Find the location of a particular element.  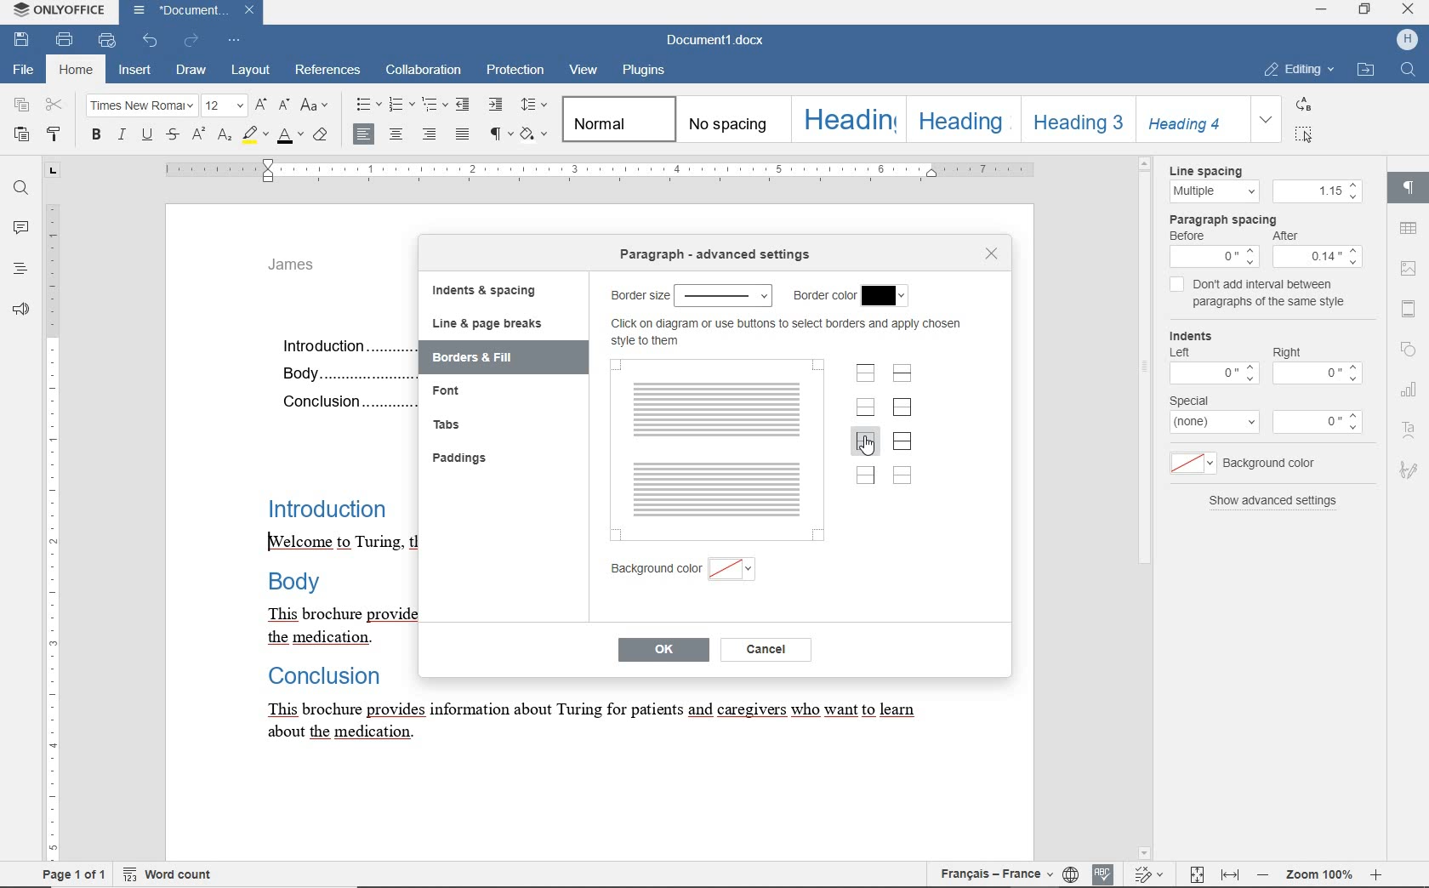

numbering is located at coordinates (401, 104).